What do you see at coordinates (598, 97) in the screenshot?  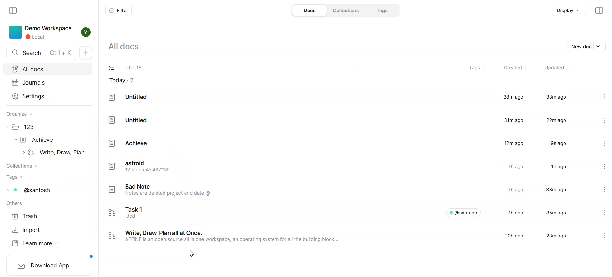 I see `Settings` at bounding box center [598, 97].